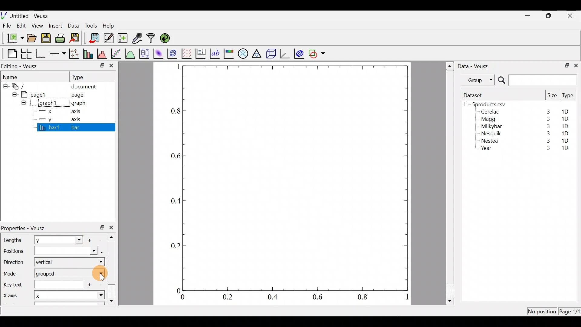  What do you see at coordinates (548, 111) in the screenshot?
I see `3` at bounding box center [548, 111].